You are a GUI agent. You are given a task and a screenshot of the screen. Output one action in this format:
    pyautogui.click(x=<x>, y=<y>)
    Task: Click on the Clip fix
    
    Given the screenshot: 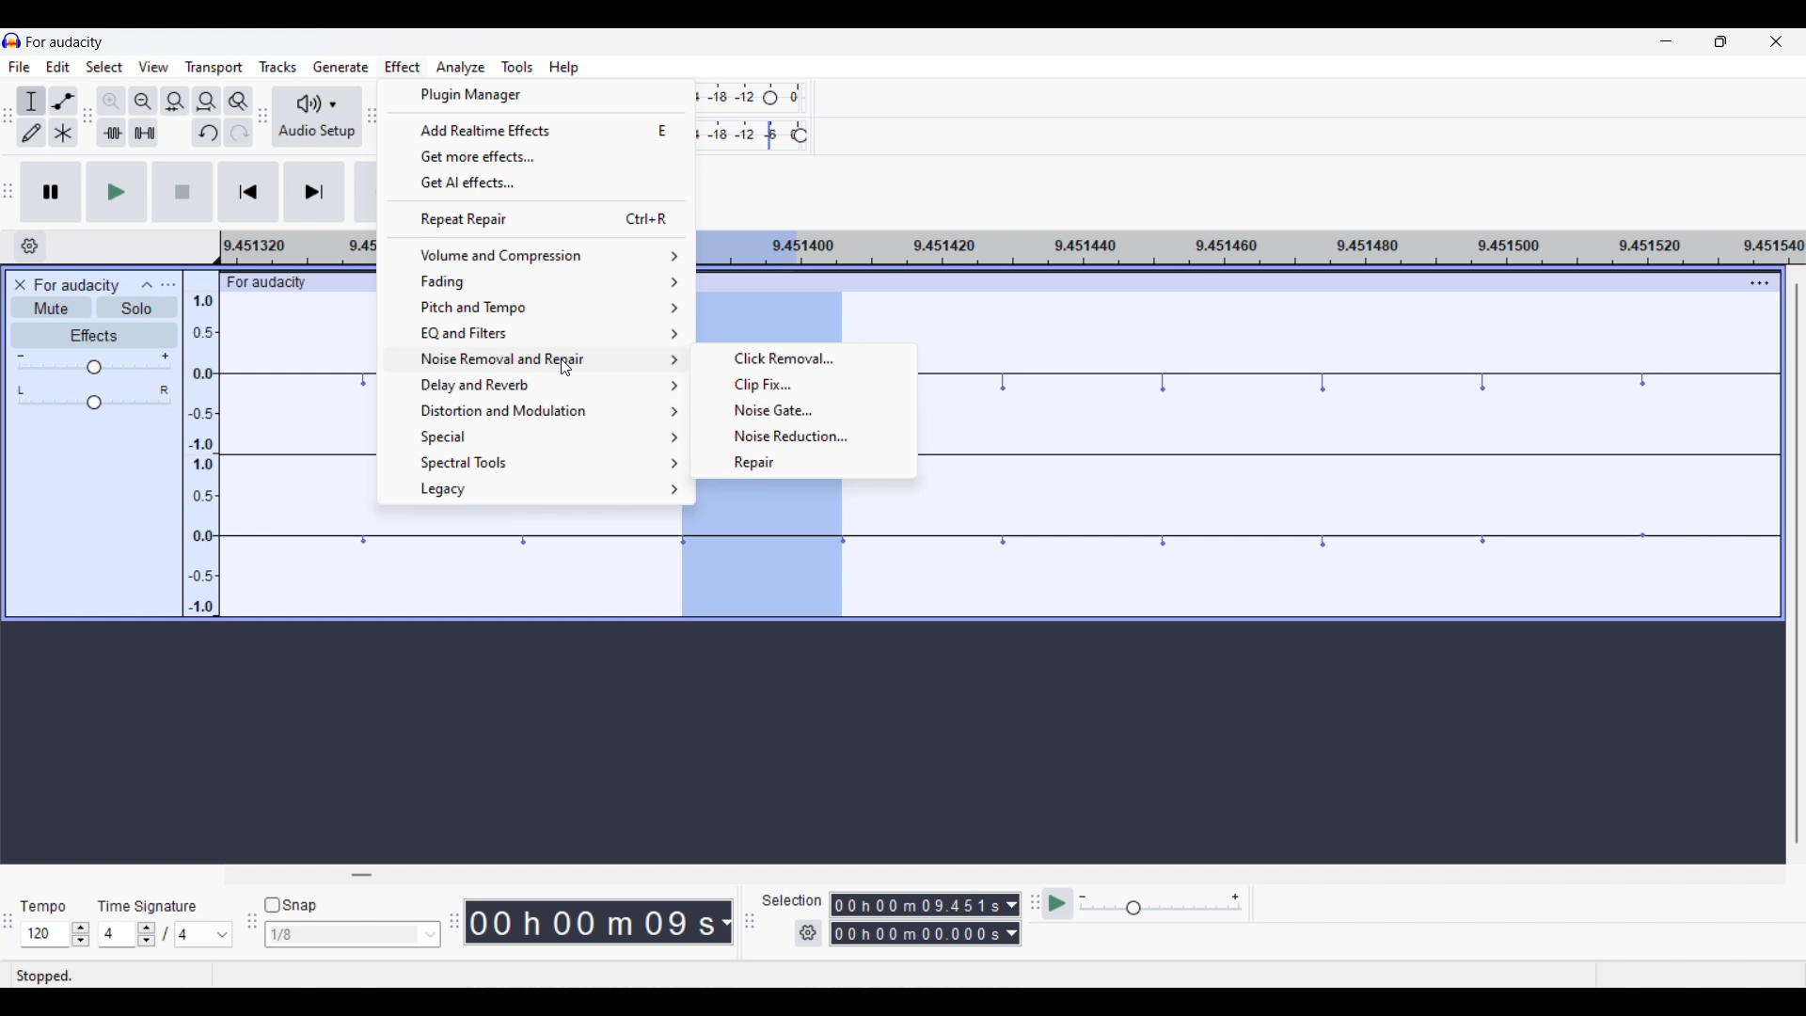 What is the action you would take?
    pyautogui.click(x=804, y=385)
    